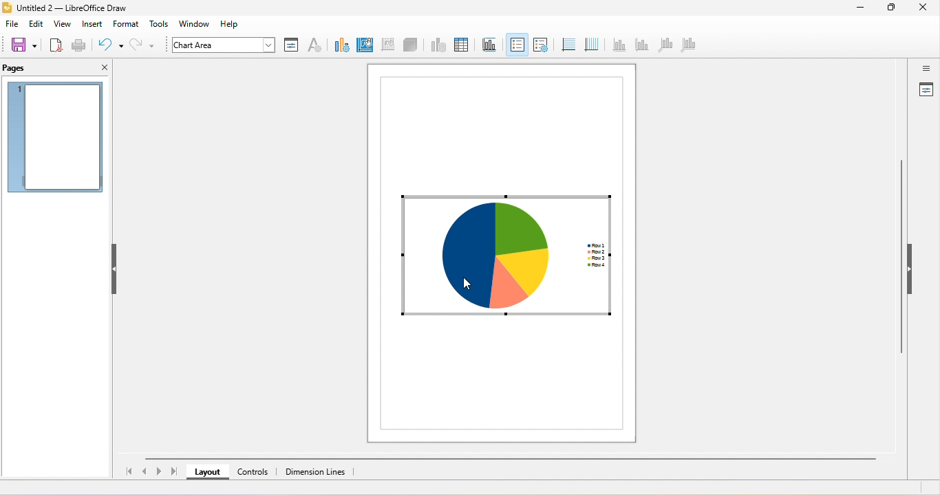  I want to click on format background, so click(364, 45).